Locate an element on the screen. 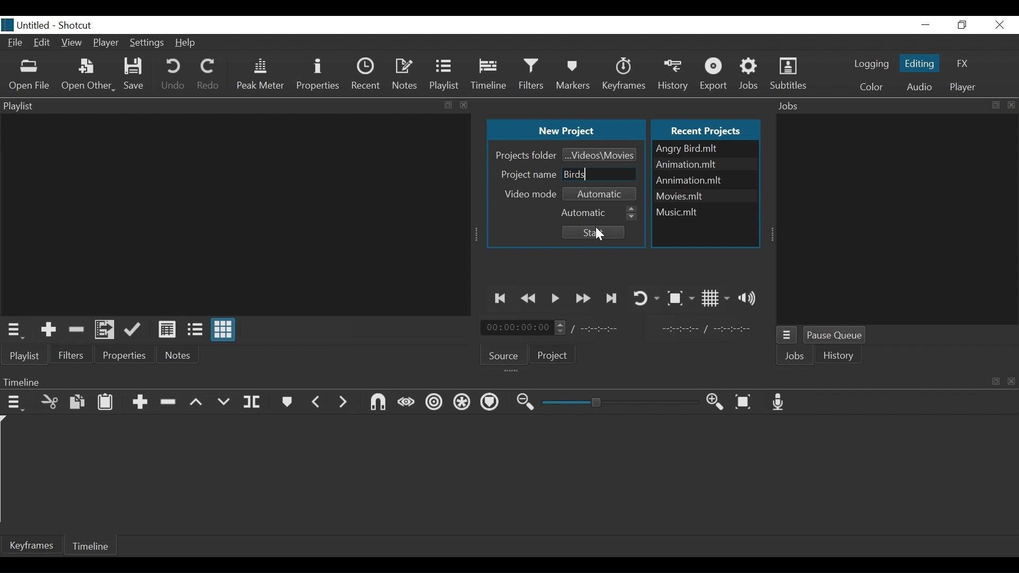 Image resolution: width=1019 pixels, height=573 pixels. Add files to the playlist is located at coordinates (107, 331).